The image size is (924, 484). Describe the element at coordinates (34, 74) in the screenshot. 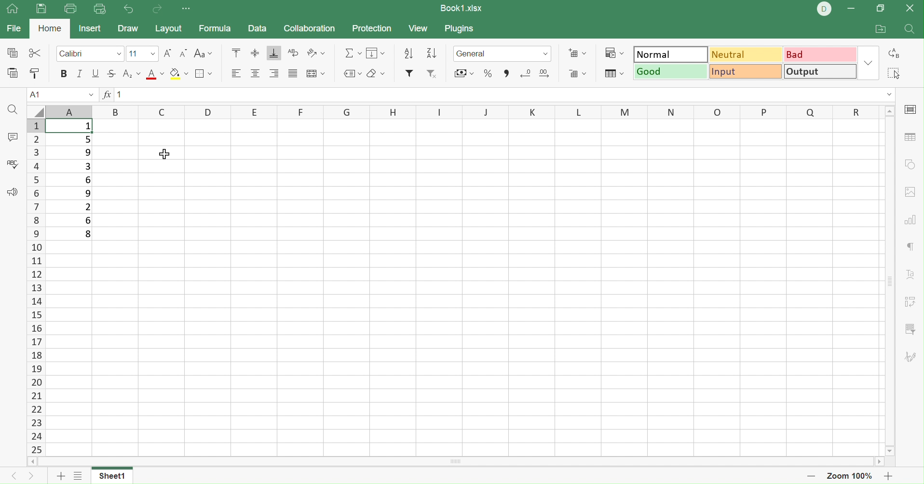

I see `Copy style` at that location.